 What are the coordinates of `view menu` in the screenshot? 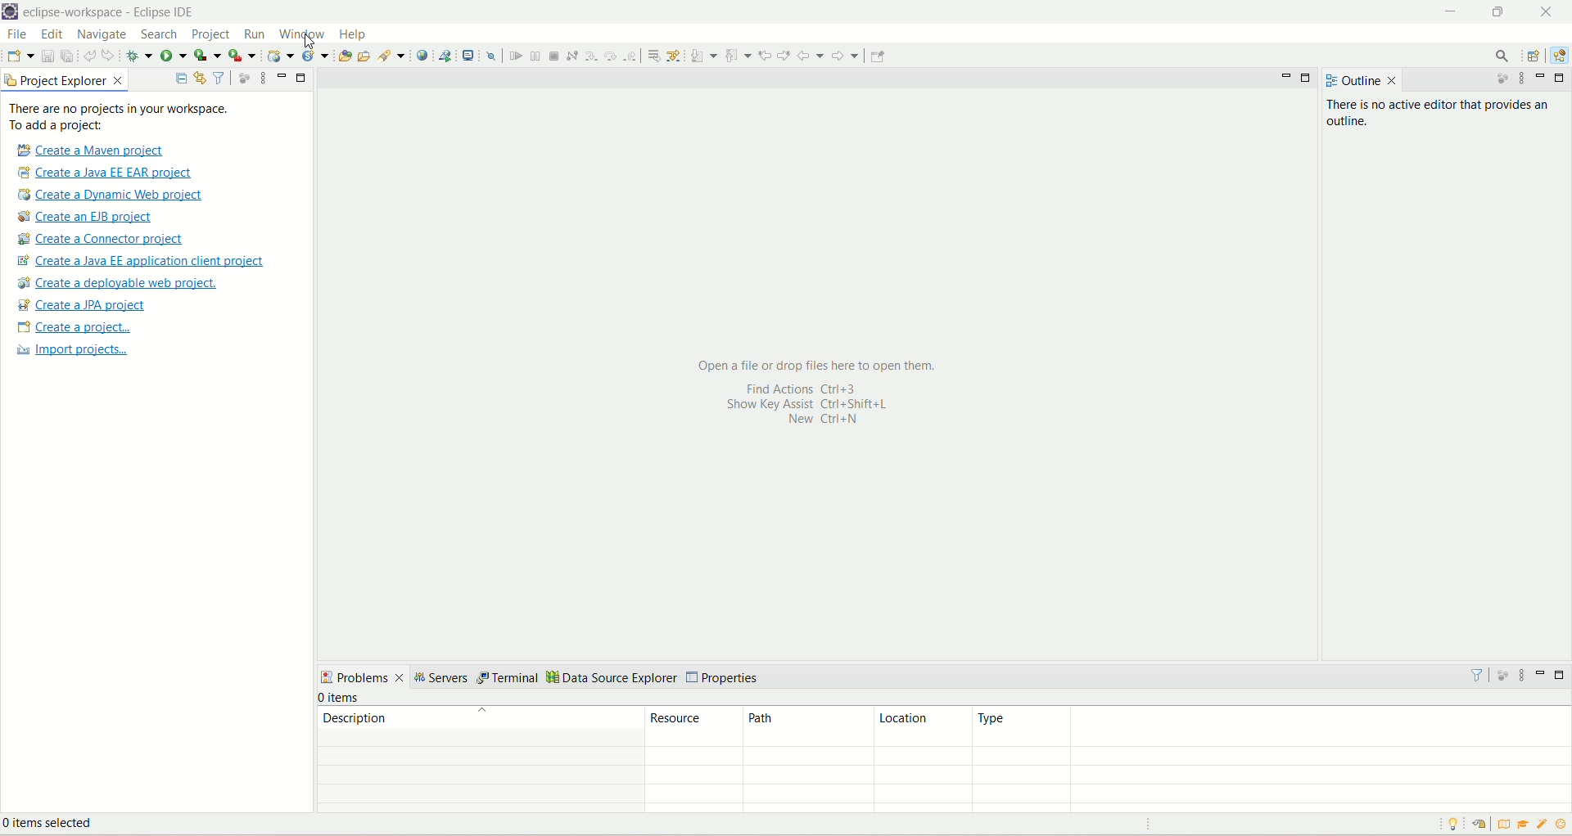 It's located at (259, 79).